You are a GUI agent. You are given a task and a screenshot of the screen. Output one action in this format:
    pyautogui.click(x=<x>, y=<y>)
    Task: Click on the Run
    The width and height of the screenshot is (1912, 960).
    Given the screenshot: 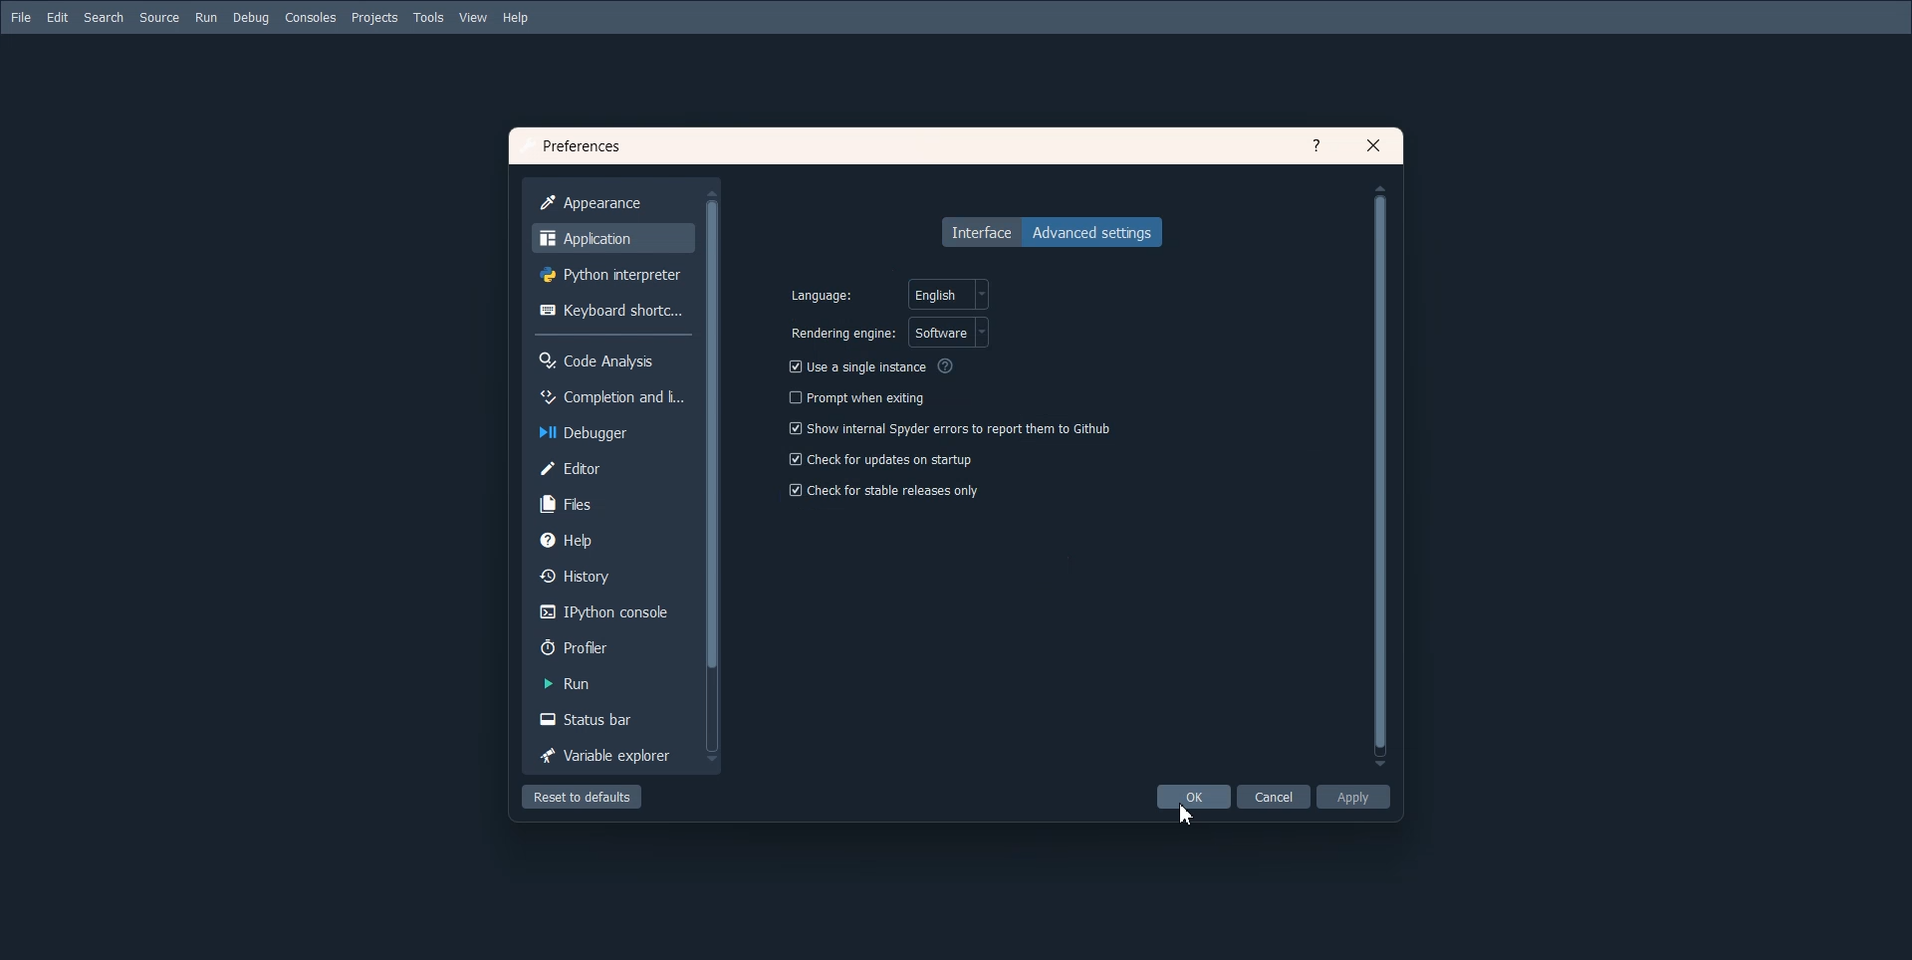 What is the action you would take?
    pyautogui.click(x=608, y=683)
    